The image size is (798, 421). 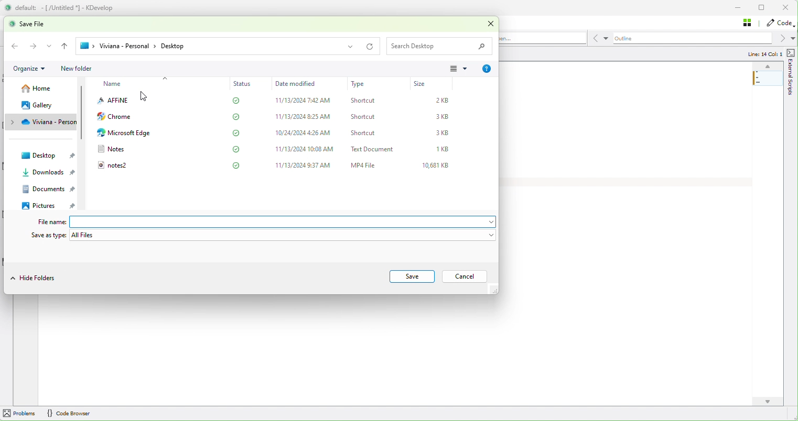 What do you see at coordinates (116, 116) in the screenshot?
I see `Chrome` at bounding box center [116, 116].